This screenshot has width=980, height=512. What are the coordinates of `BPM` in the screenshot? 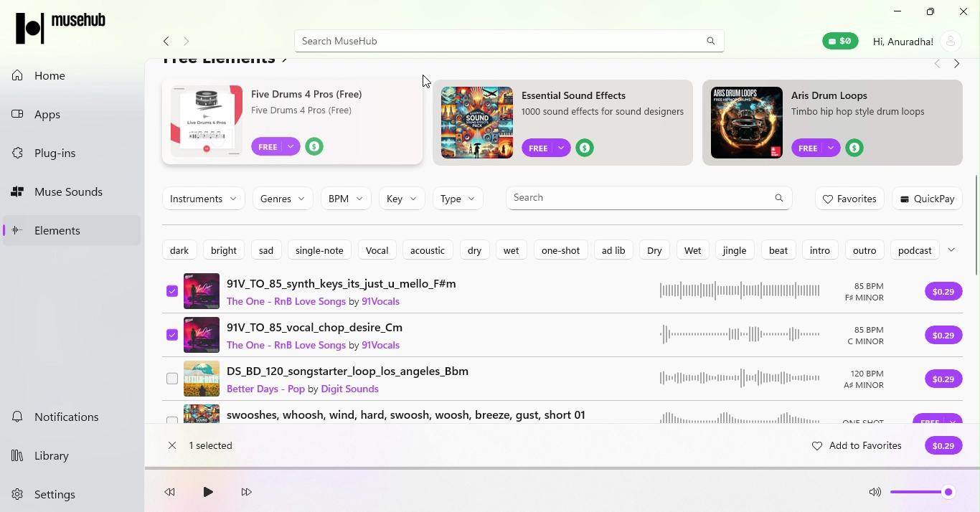 It's located at (346, 199).